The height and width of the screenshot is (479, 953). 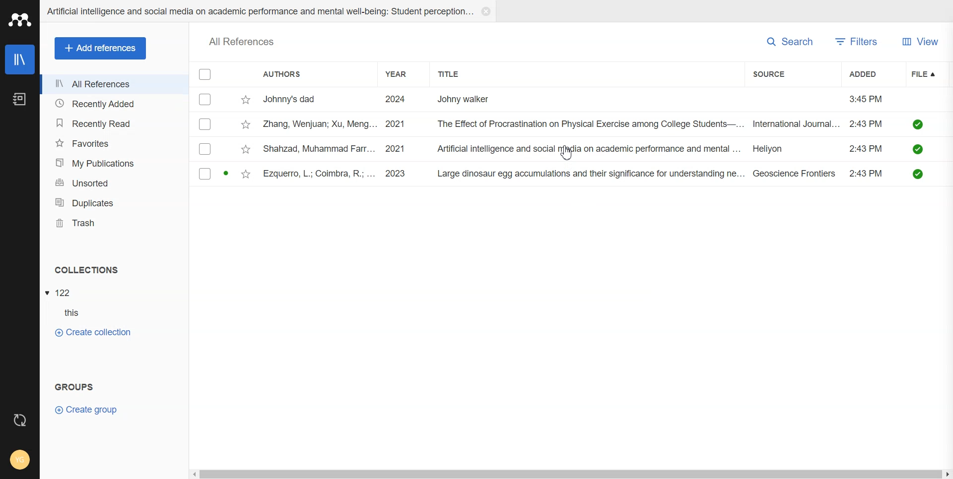 What do you see at coordinates (206, 99) in the screenshot?
I see `Checkbox` at bounding box center [206, 99].